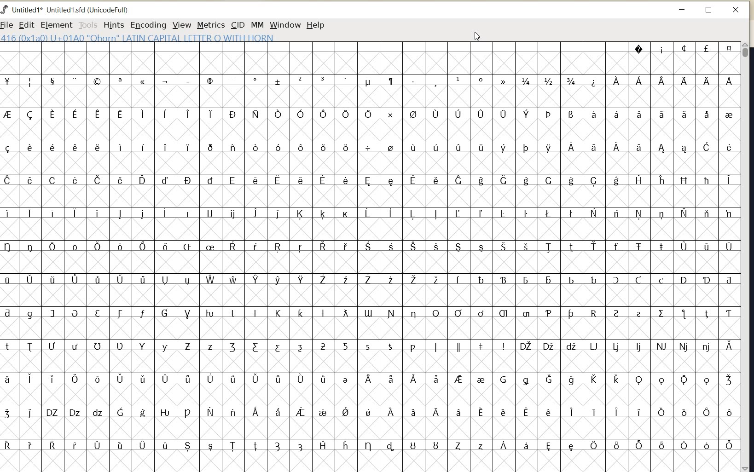 This screenshot has height=472, width=754. I want to click on WINDOW, so click(285, 25).